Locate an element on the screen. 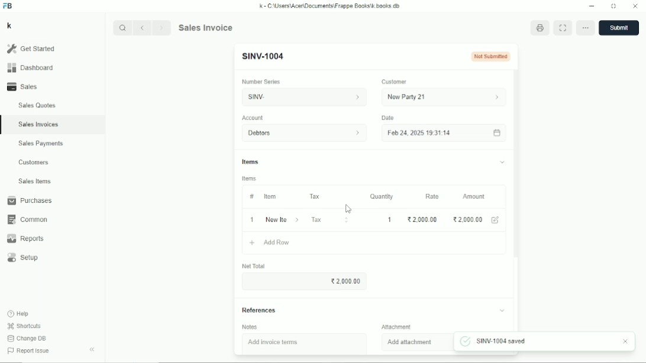 The width and height of the screenshot is (646, 363). Close notification is located at coordinates (626, 342).